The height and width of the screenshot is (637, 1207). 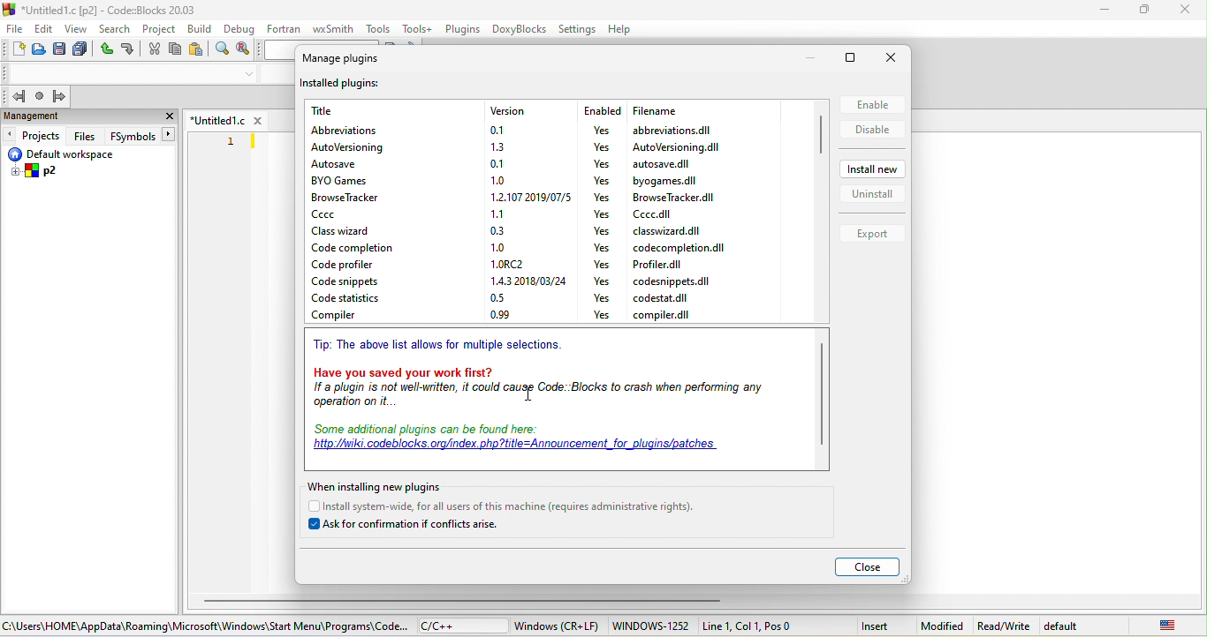 What do you see at coordinates (463, 598) in the screenshot?
I see `horizontal scroll bar` at bounding box center [463, 598].